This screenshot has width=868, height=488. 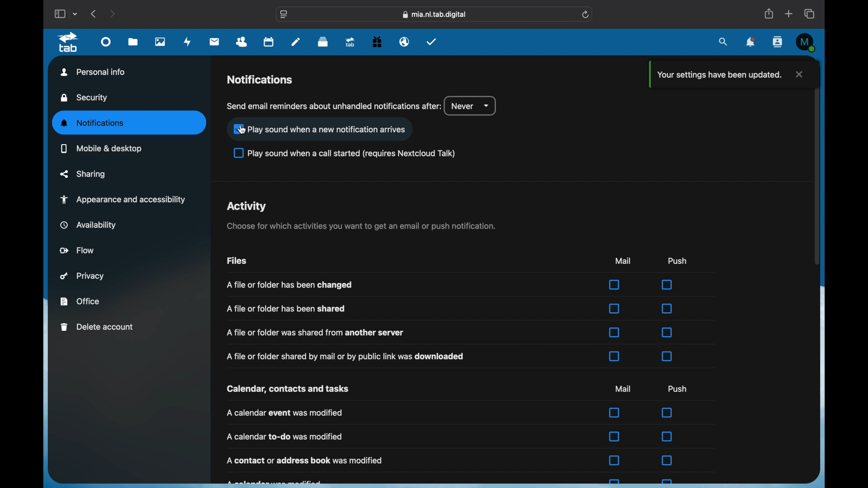 What do you see at coordinates (83, 276) in the screenshot?
I see `privacy` at bounding box center [83, 276].